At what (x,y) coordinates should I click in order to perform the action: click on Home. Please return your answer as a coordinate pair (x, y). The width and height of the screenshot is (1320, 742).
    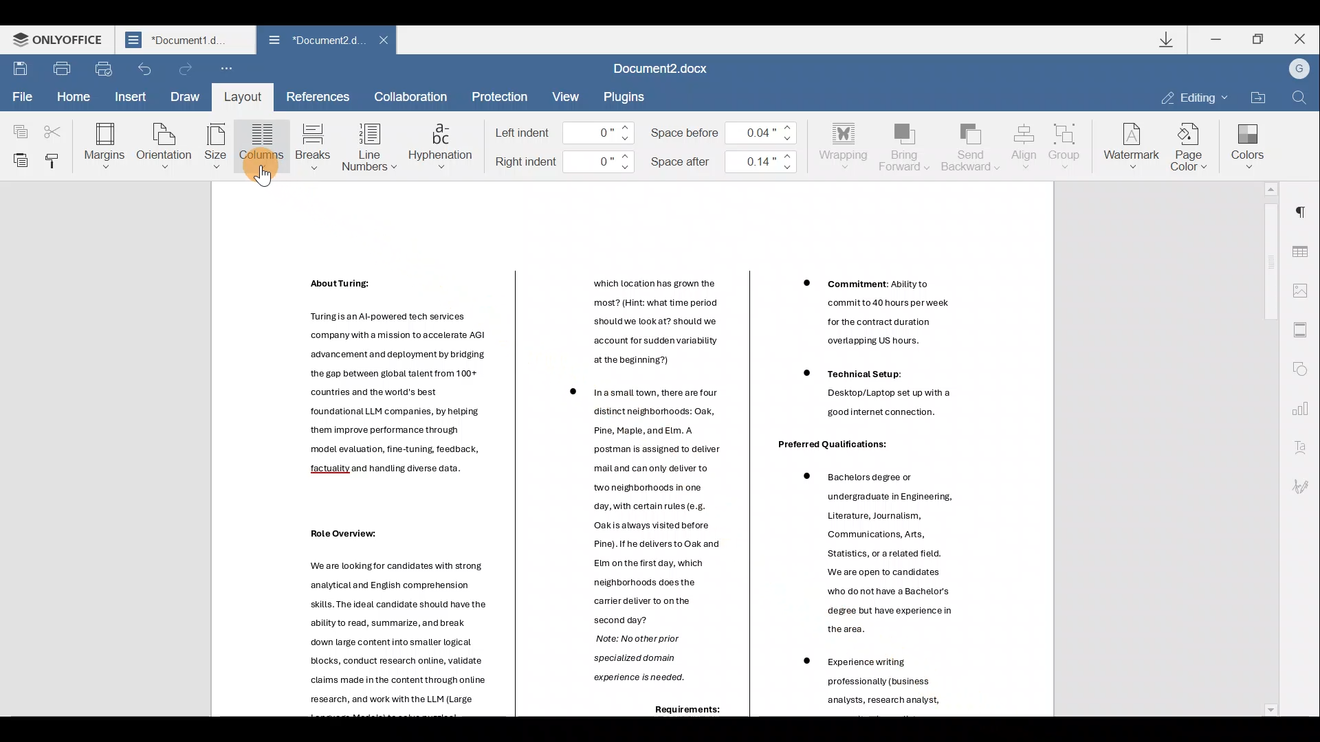
    Looking at the image, I should click on (73, 95).